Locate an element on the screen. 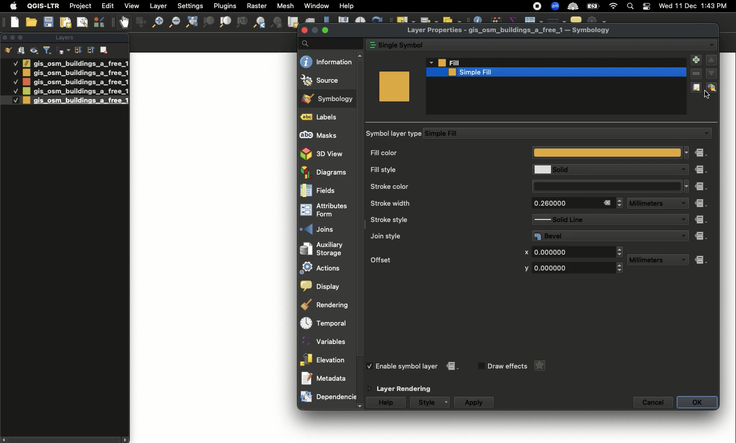  Layer is located at coordinates (159, 6).